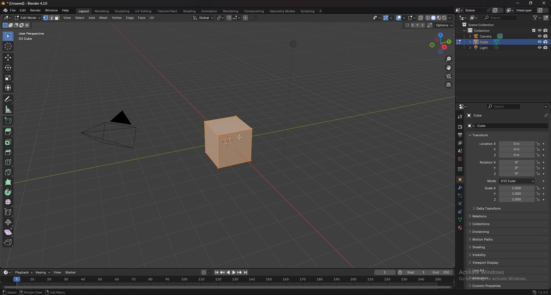 The width and height of the screenshot is (551, 295). What do you see at coordinates (441, 42) in the screenshot?
I see `use a preset viewport` at bounding box center [441, 42].